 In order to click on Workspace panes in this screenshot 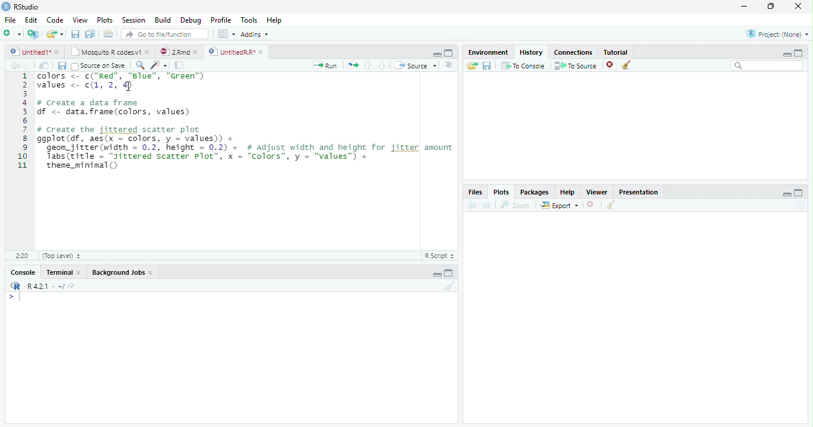, I will do `click(227, 34)`.